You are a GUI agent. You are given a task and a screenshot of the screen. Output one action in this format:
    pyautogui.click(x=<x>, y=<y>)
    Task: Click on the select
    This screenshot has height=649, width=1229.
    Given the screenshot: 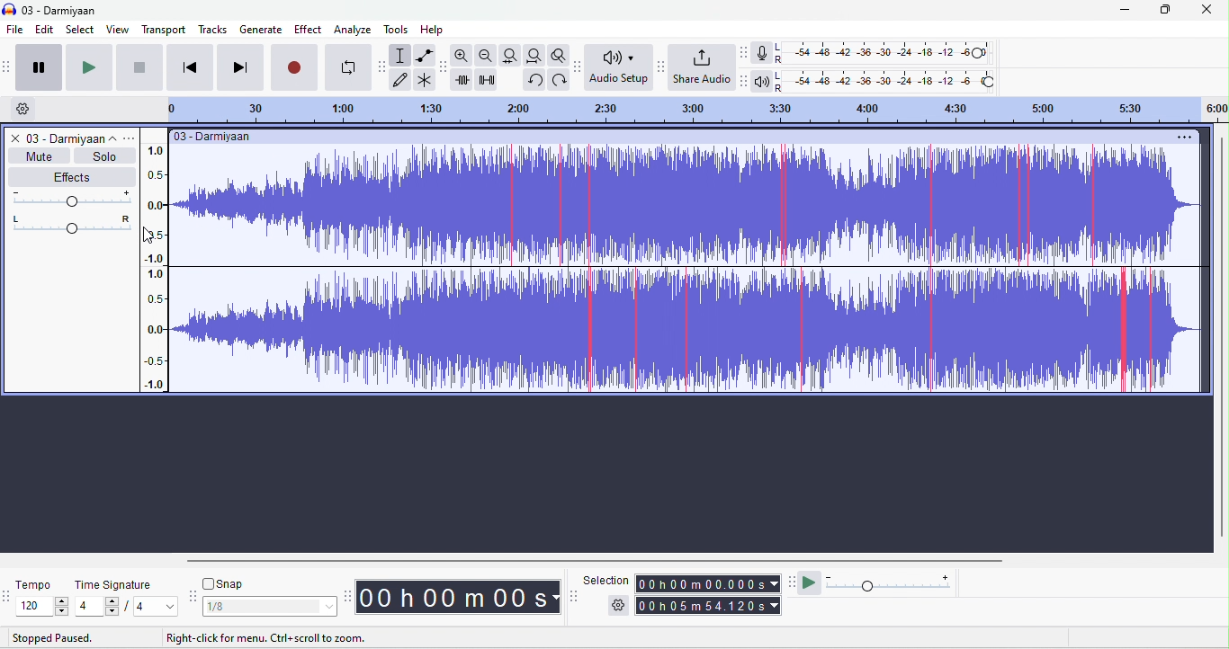 What is the action you would take?
    pyautogui.click(x=79, y=31)
    